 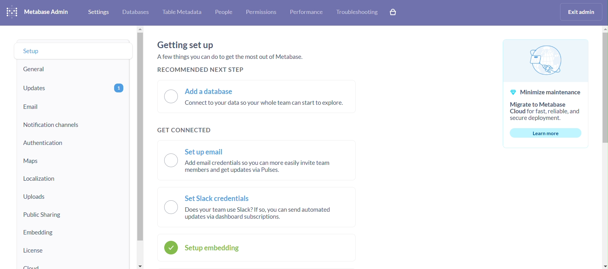 What do you see at coordinates (256, 97) in the screenshot?
I see `add a database` at bounding box center [256, 97].